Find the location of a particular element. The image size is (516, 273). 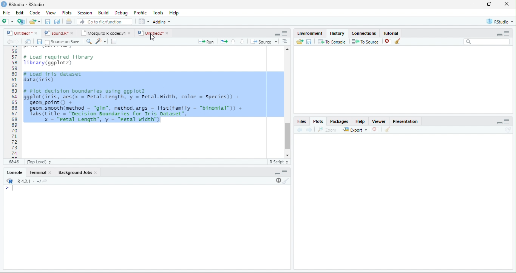

Line numbering is located at coordinates (14, 102).